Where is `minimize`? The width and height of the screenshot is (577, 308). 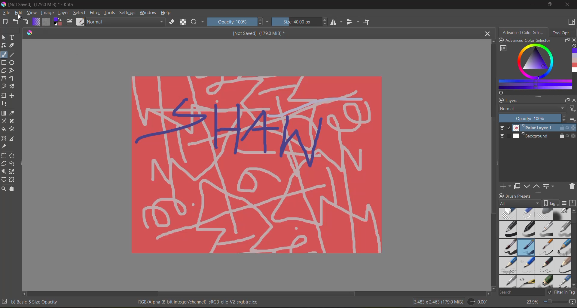
minimize is located at coordinates (532, 4).